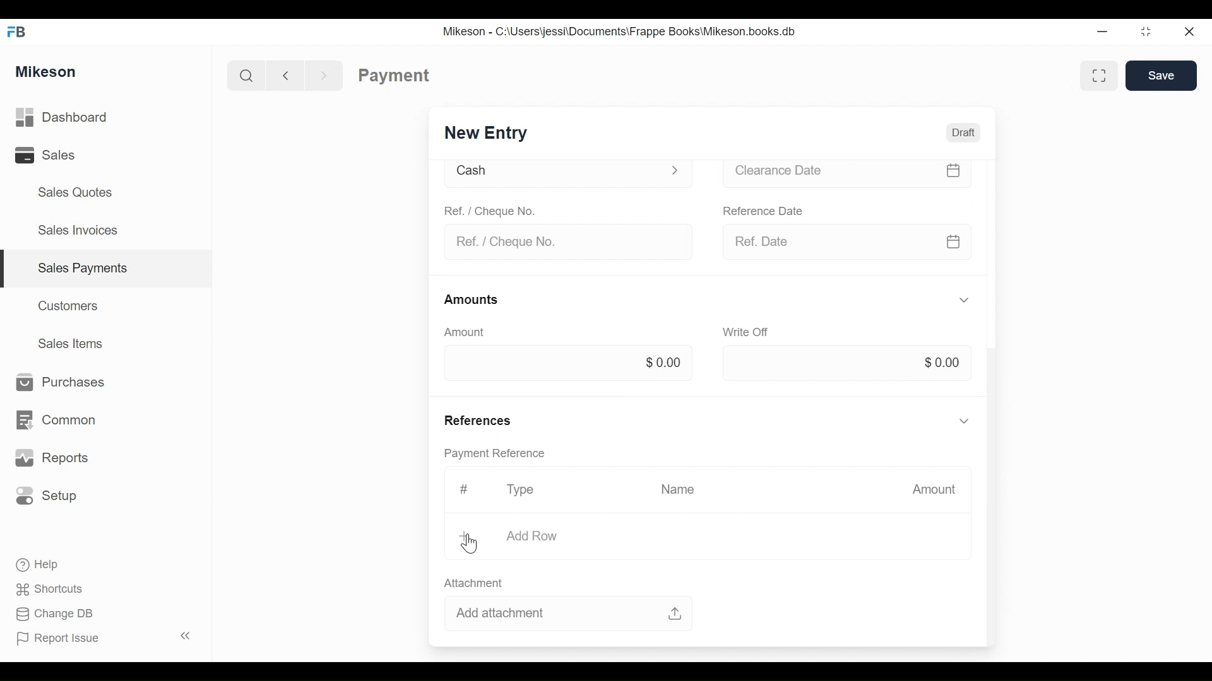 Image resolution: width=1212 pixels, height=681 pixels. I want to click on Reference date, so click(764, 210).